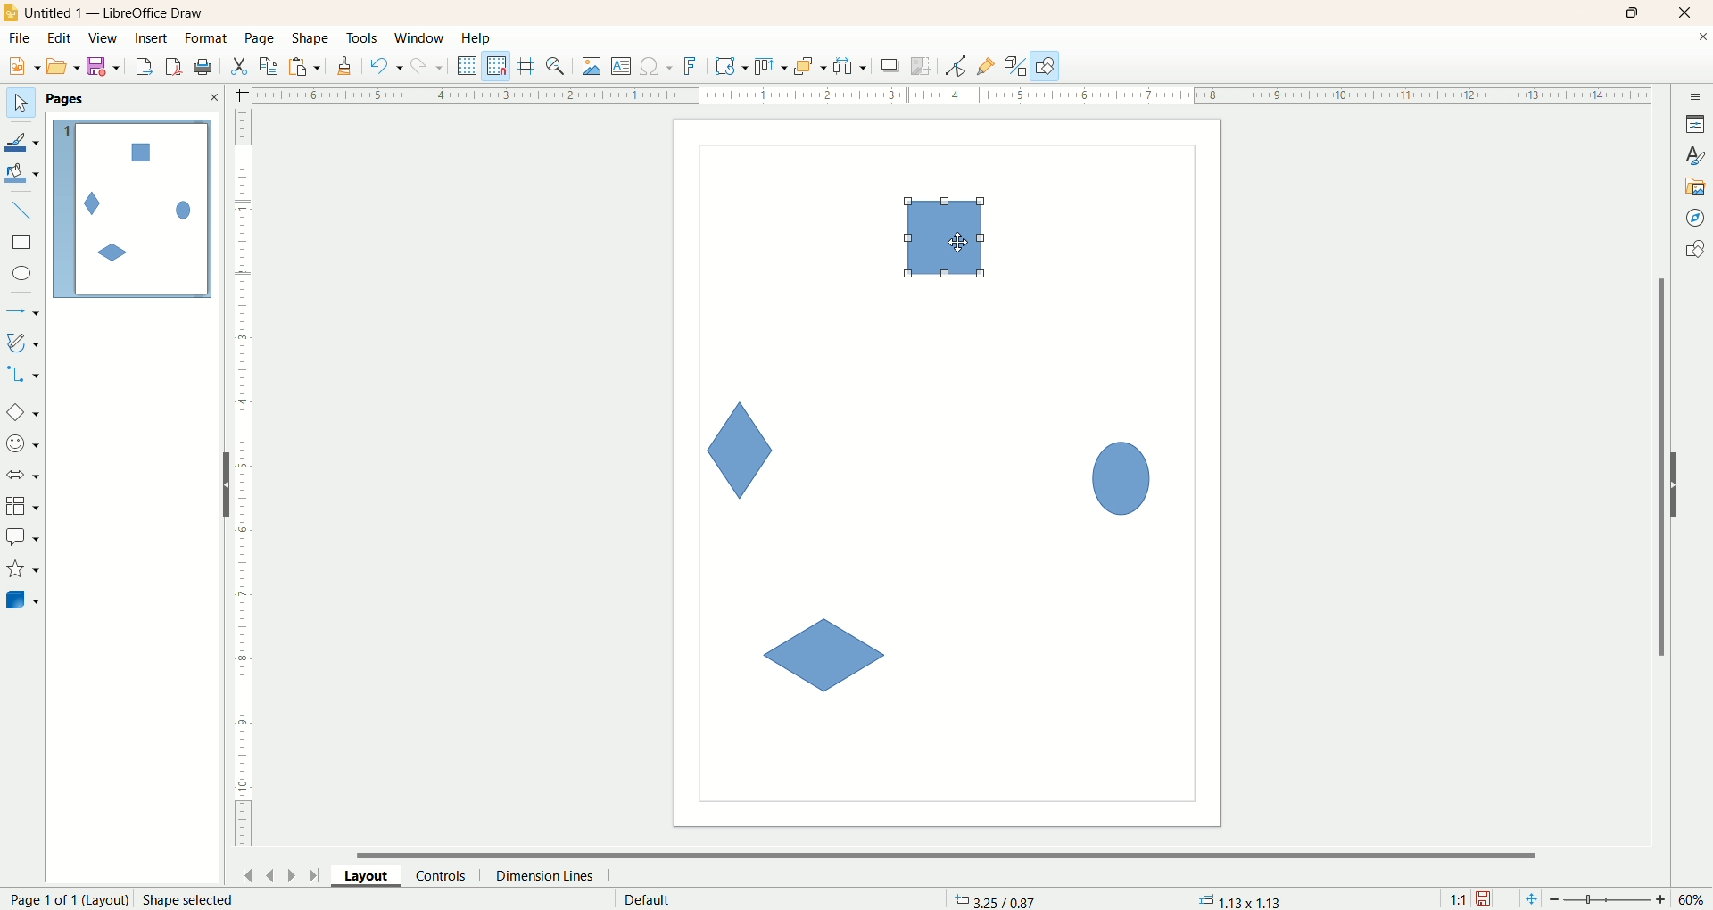 The height and width of the screenshot is (910, 1713). I want to click on export as PDF, so click(205, 68).